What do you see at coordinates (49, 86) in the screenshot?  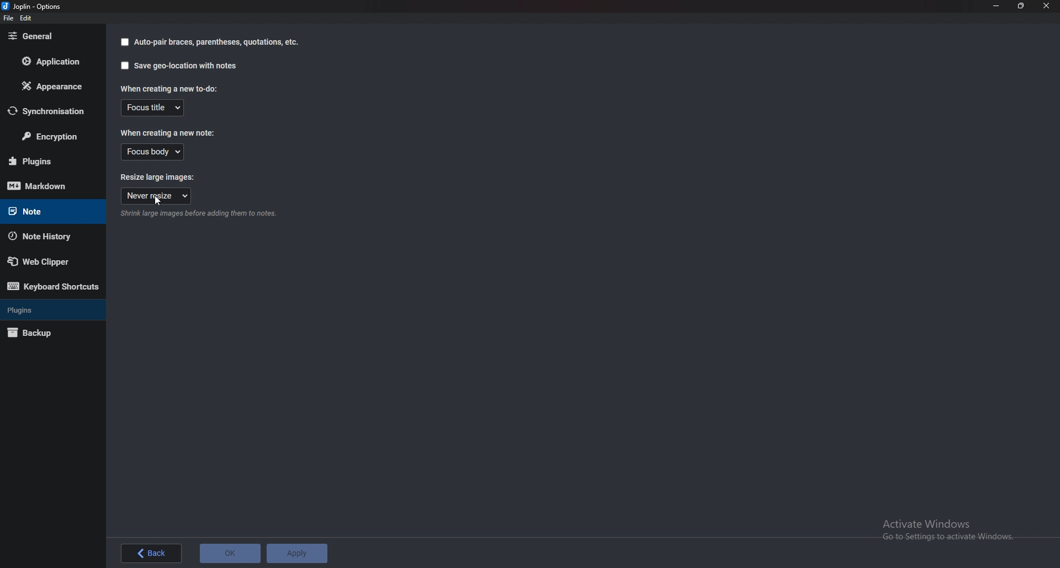 I see `Appearance` at bounding box center [49, 86].